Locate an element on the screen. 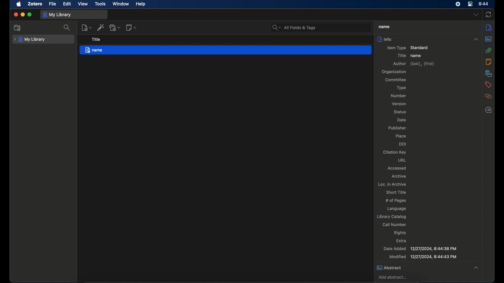  add attachment is located at coordinates (115, 28).